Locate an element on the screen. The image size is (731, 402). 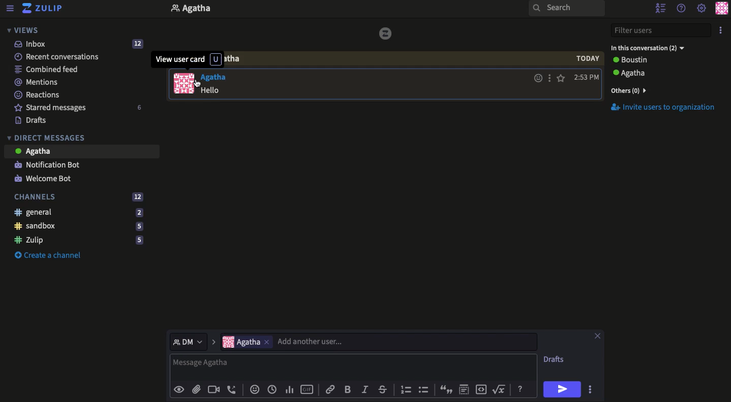
Inbox is located at coordinates (288, 9).